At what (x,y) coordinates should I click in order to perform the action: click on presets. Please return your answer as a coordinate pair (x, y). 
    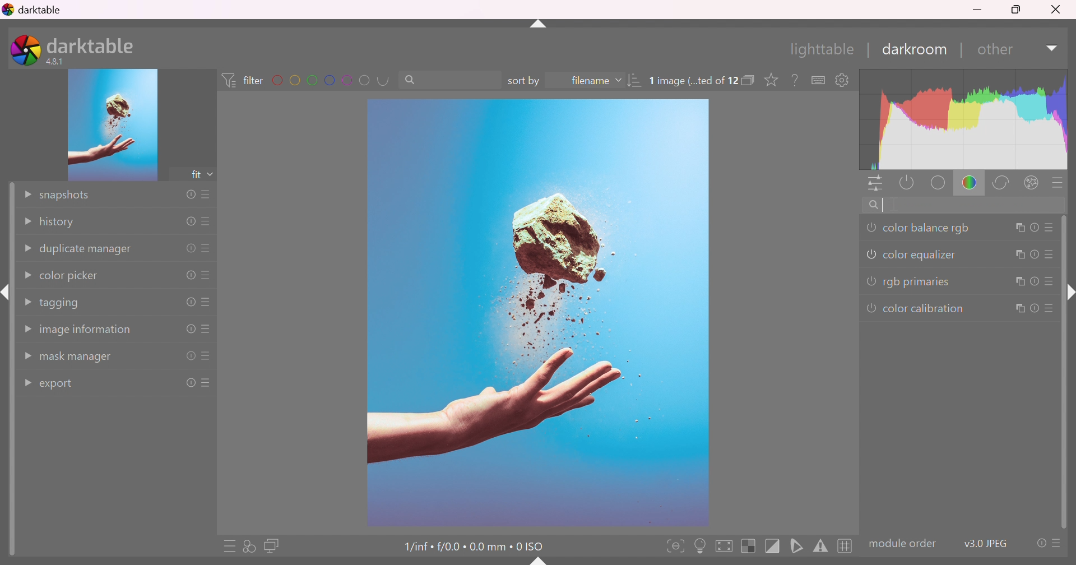
    Looking at the image, I should click on (207, 303).